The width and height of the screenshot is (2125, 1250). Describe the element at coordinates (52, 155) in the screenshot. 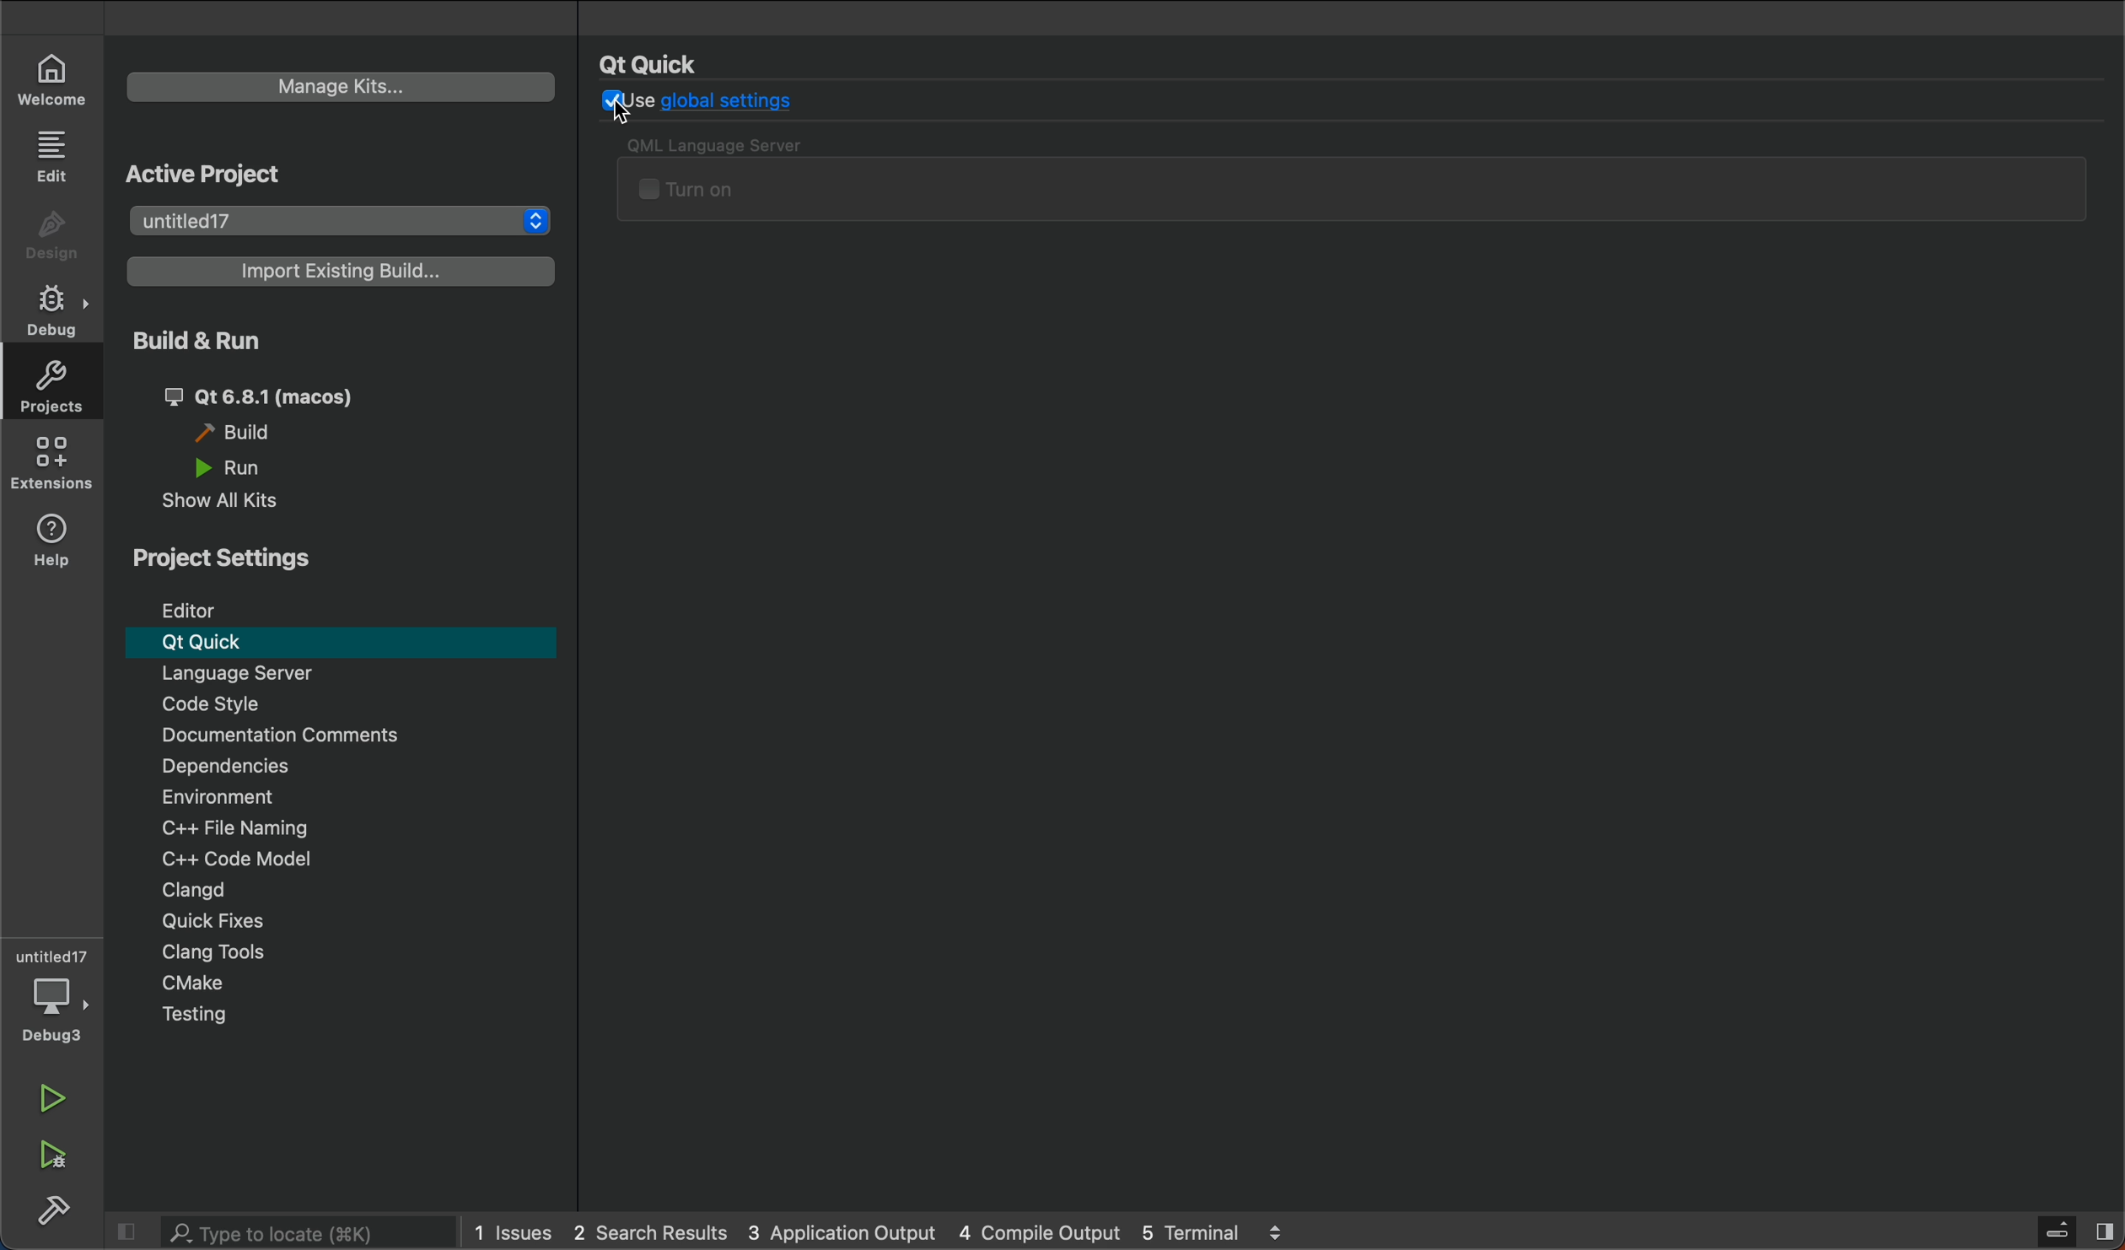

I see `EDIT` at that location.